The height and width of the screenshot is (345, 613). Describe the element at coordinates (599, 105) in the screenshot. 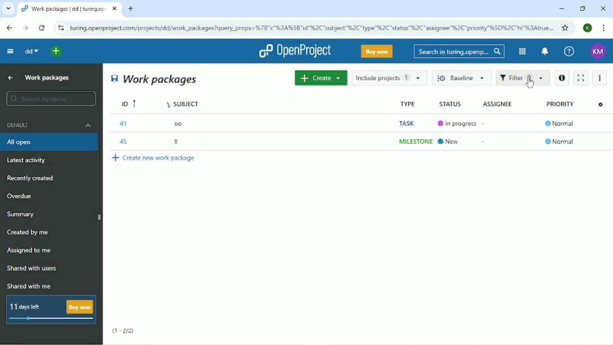

I see `Configure view` at that location.